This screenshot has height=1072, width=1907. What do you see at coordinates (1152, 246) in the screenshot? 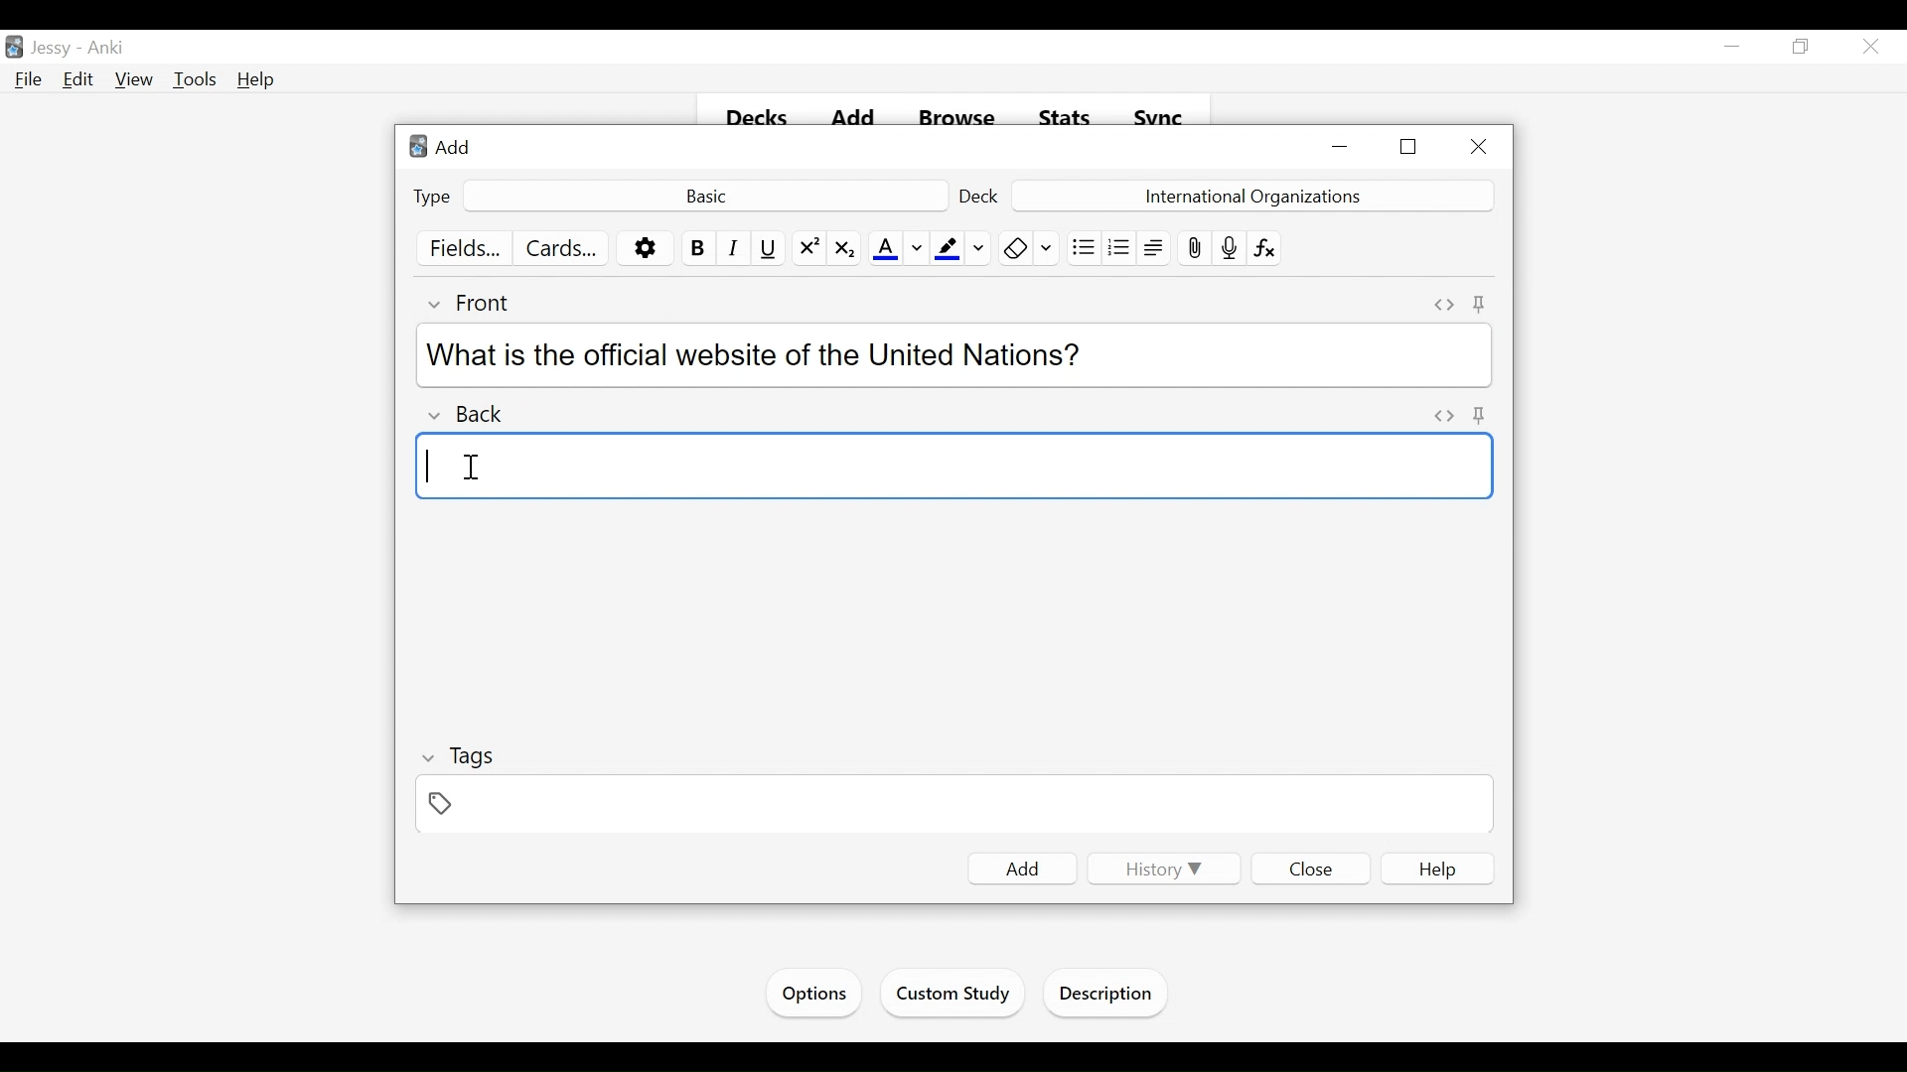
I see `Alignment` at bounding box center [1152, 246].